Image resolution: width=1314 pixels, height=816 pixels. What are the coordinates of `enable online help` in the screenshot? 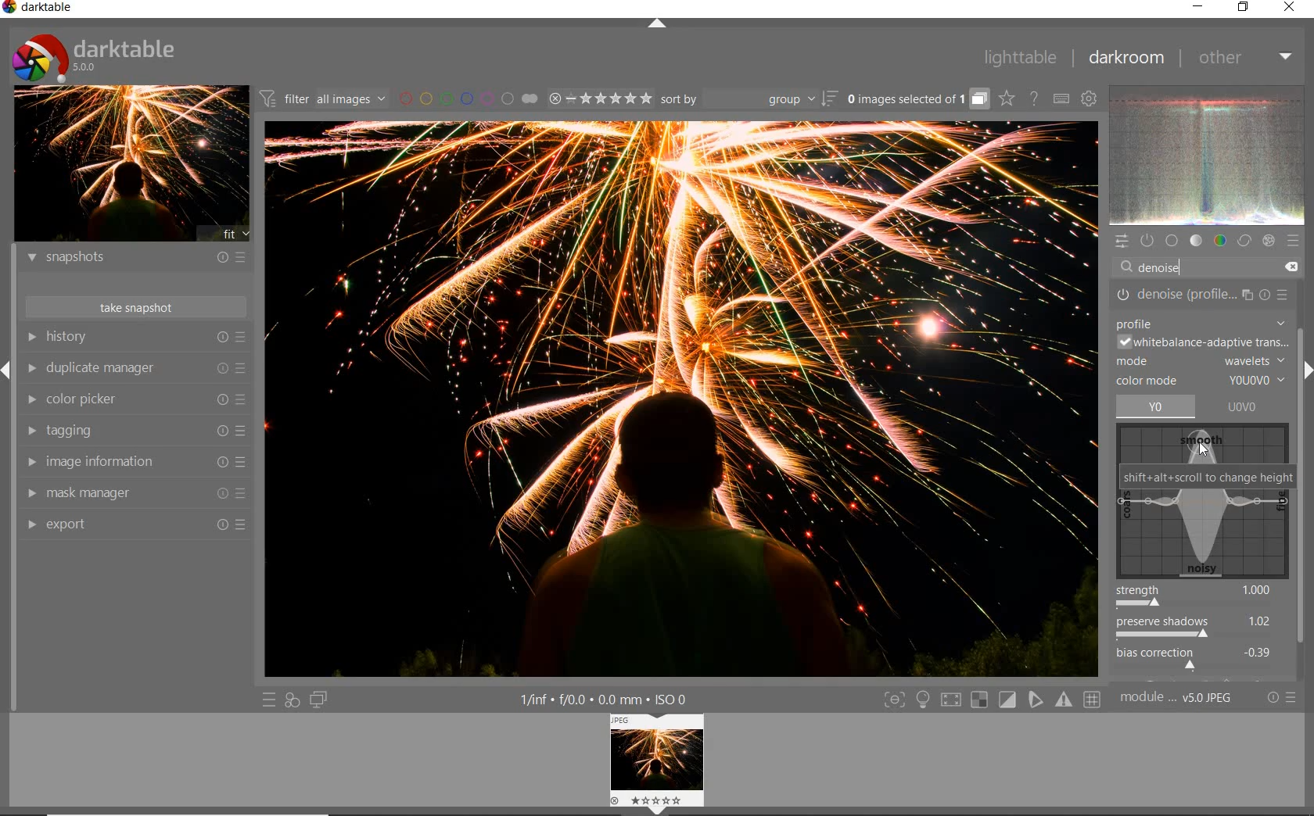 It's located at (1036, 99).